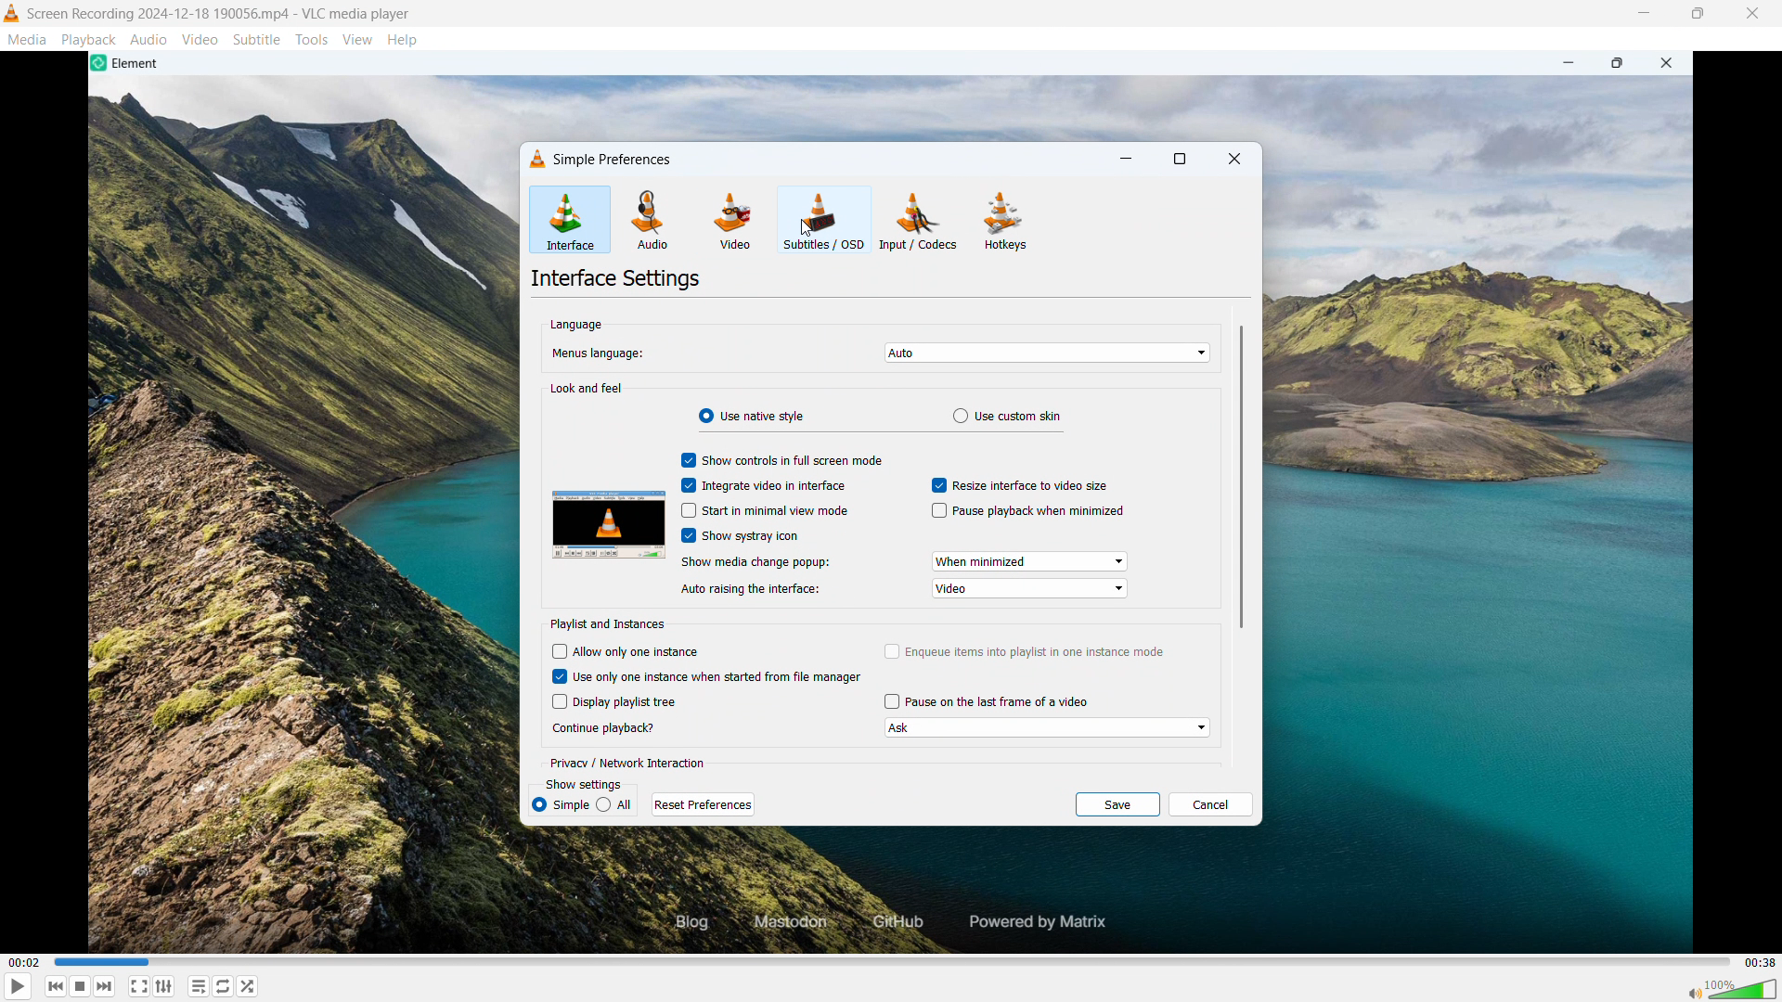 The height and width of the screenshot is (1002, 1782). Describe the element at coordinates (754, 416) in the screenshot. I see `Use native style ` at that location.